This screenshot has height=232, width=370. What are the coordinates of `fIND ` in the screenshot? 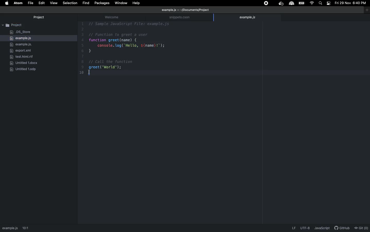 It's located at (86, 3).